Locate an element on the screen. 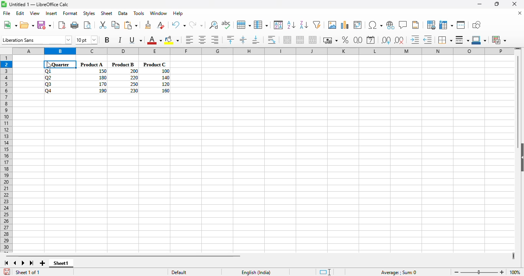  Product A is located at coordinates (92, 64).